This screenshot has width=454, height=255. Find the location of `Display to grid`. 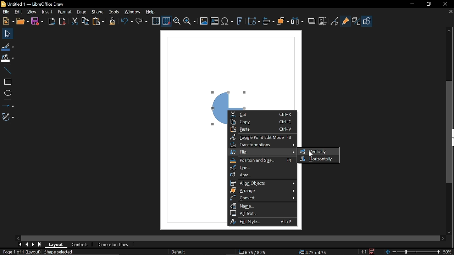

Display to grid is located at coordinates (167, 21).